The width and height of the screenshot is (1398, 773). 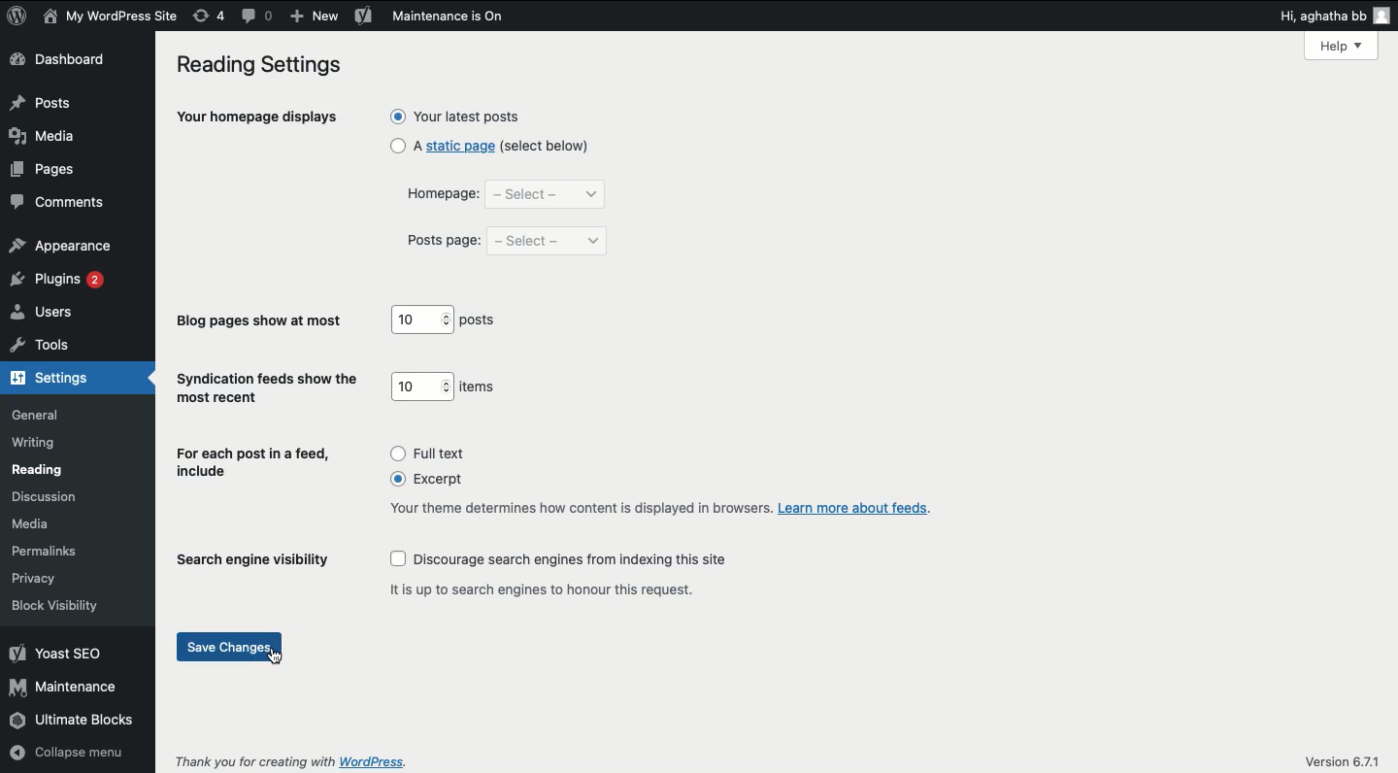 What do you see at coordinates (44, 171) in the screenshot?
I see `pages` at bounding box center [44, 171].